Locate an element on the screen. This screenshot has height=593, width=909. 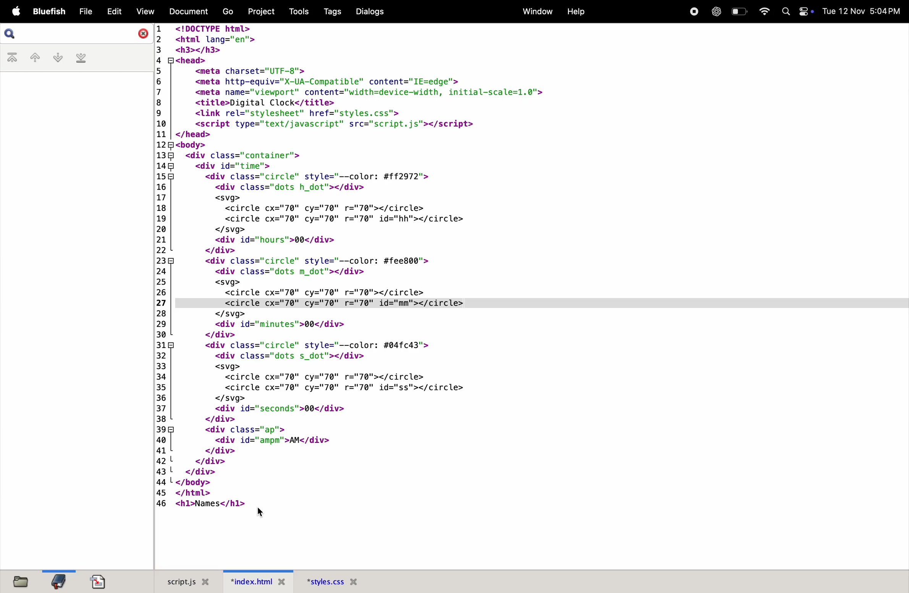
tools is located at coordinates (301, 12).